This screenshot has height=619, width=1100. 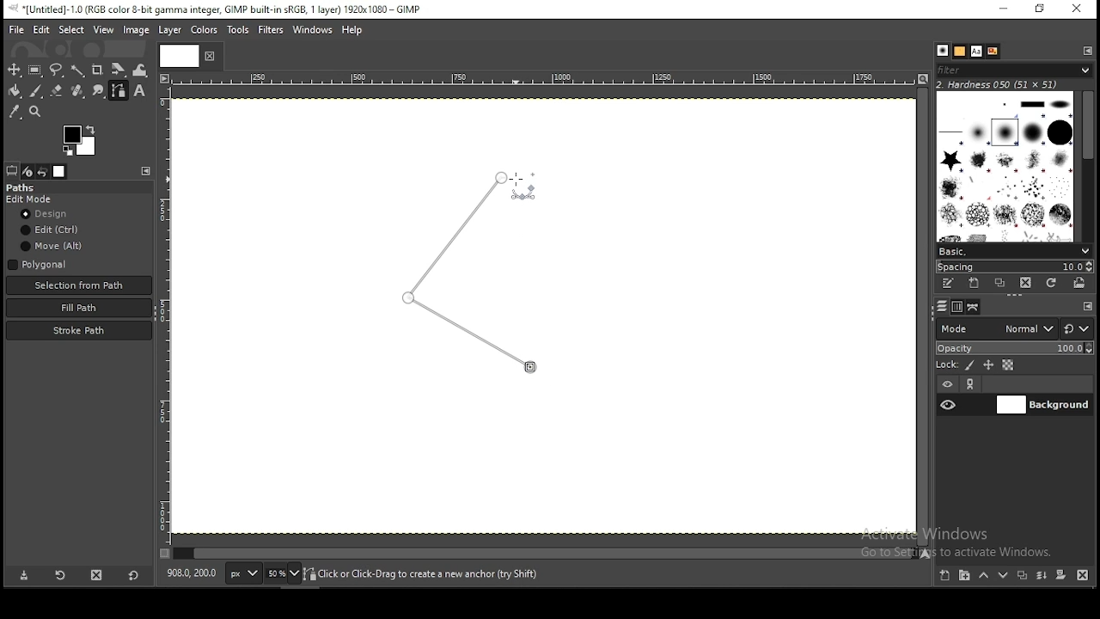 I want to click on create a new layer, so click(x=944, y=576).